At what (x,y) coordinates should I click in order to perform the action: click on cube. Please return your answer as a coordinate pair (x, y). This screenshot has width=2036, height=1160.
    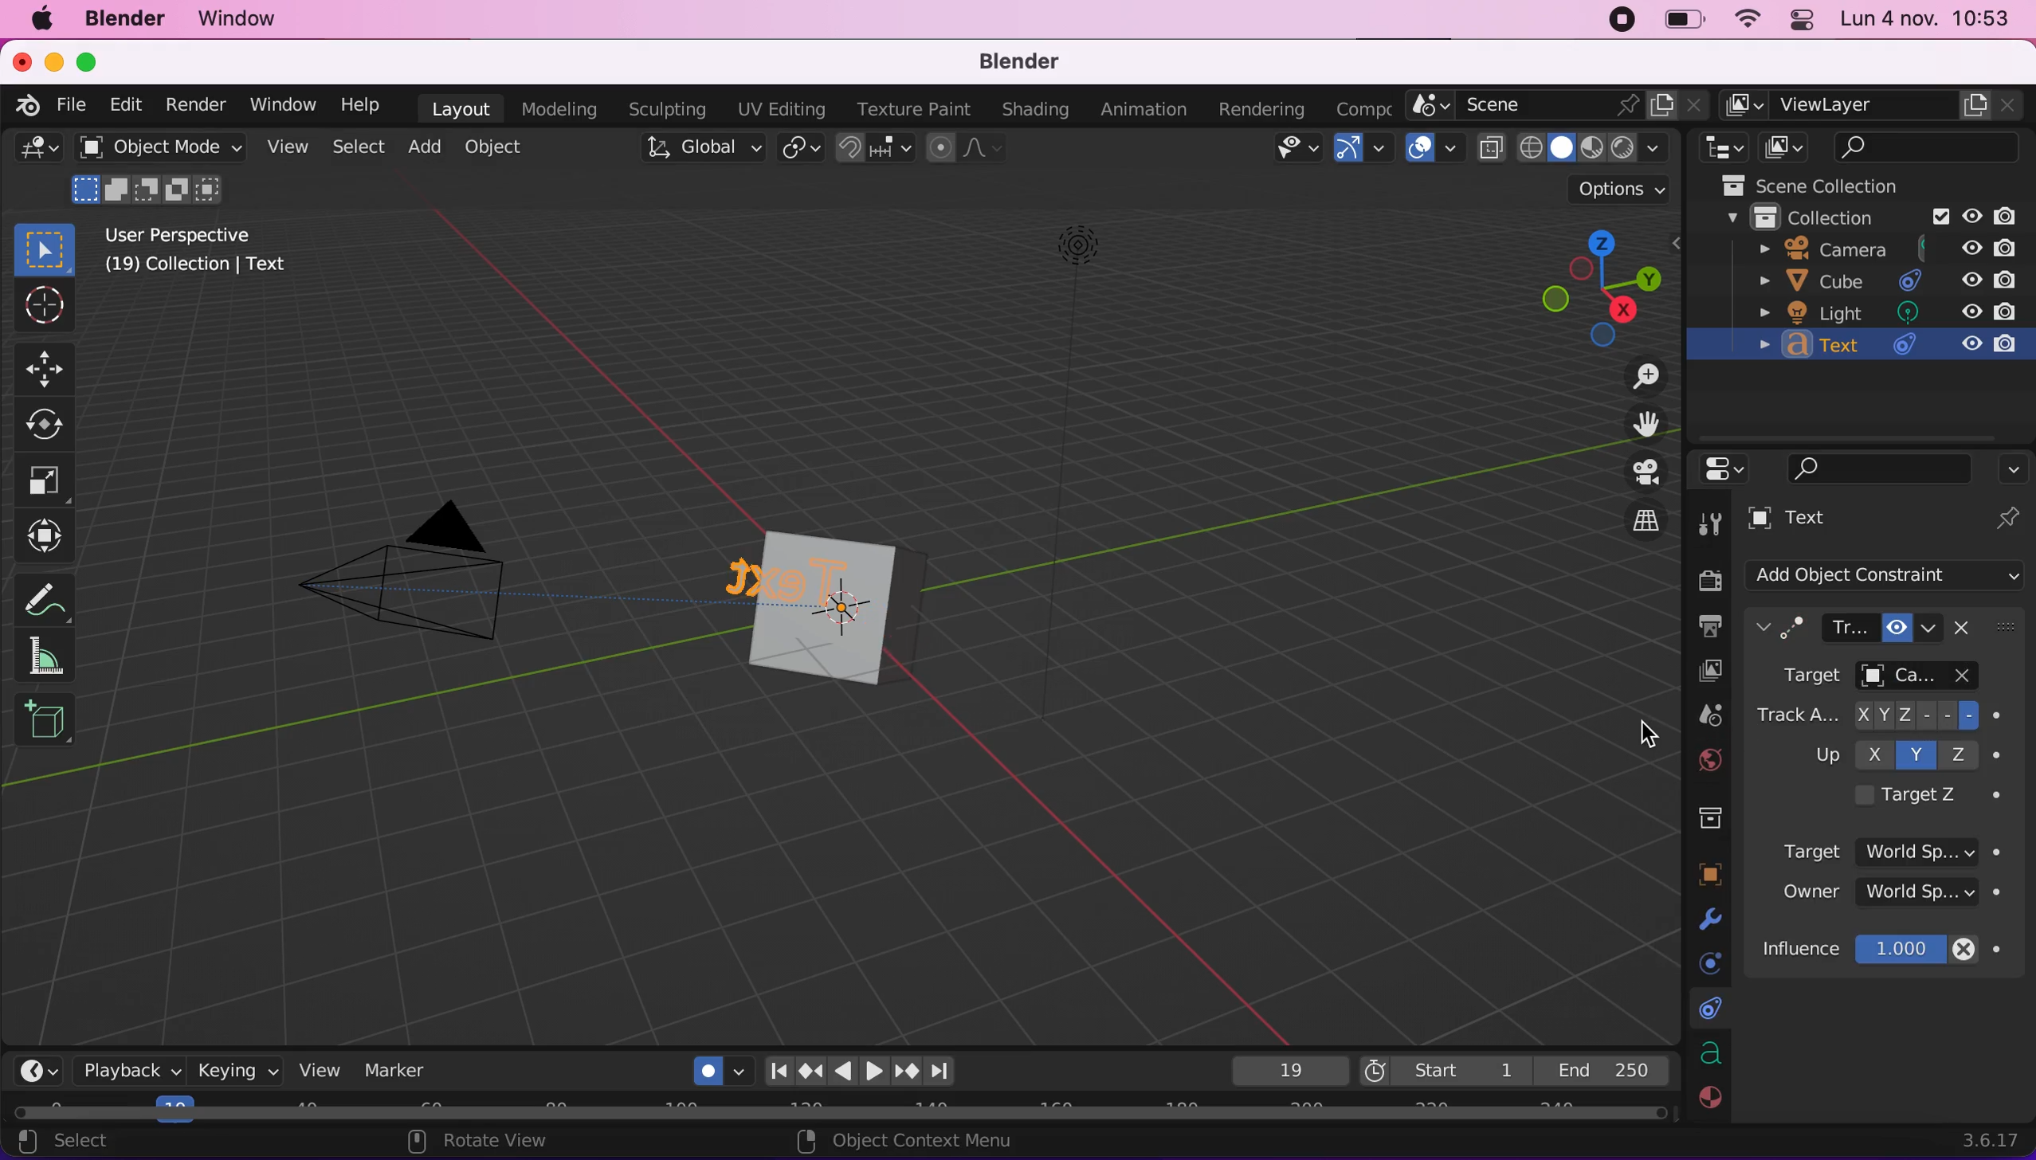
    Looking at the image, I should click on (1877, 280).